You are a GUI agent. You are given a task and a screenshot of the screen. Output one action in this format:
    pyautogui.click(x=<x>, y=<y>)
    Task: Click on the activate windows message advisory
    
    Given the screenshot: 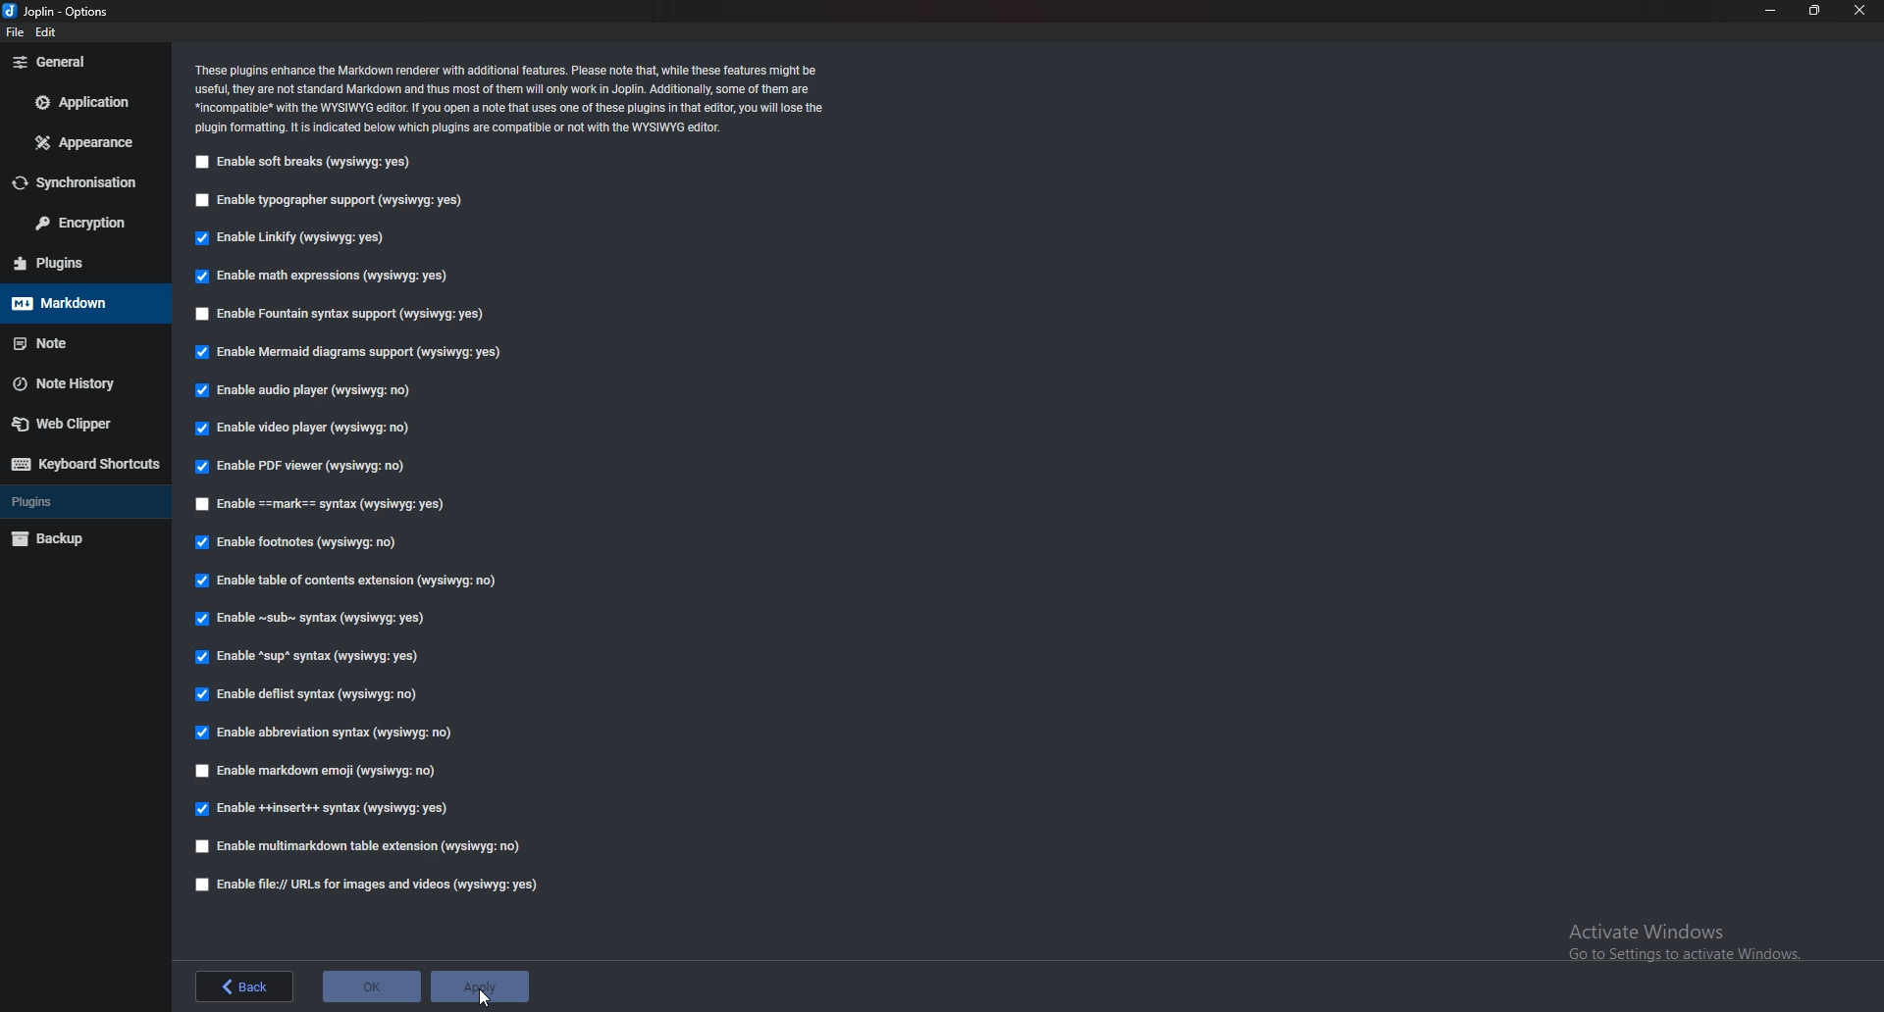 What is the action you would take?
    pyautogui.click(x=1682, y=941)
    